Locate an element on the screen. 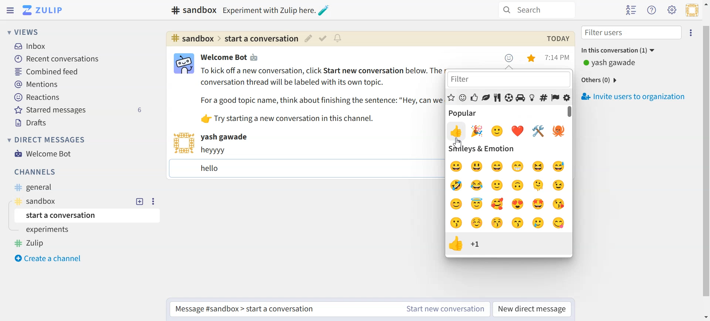  Vertical scroll bar is located at coordinates (706, 160).